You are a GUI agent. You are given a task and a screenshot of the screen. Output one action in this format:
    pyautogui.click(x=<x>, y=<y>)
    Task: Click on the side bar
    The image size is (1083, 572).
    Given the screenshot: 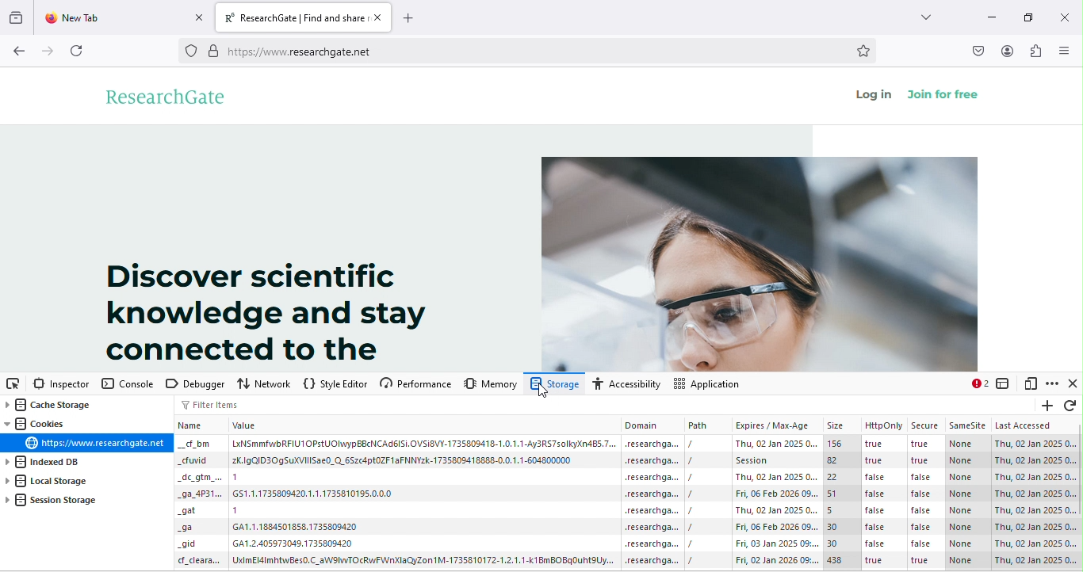 What is the action you would take?
    pyautogui.click(x=1067, y=51)
    